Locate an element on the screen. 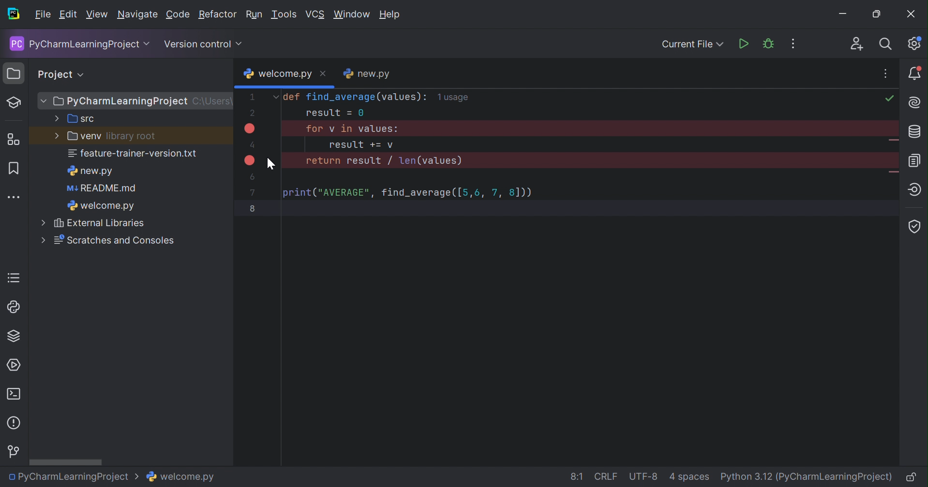 This screenshot has width=928, height=487. result=0 is located at coordinates (334, 114).